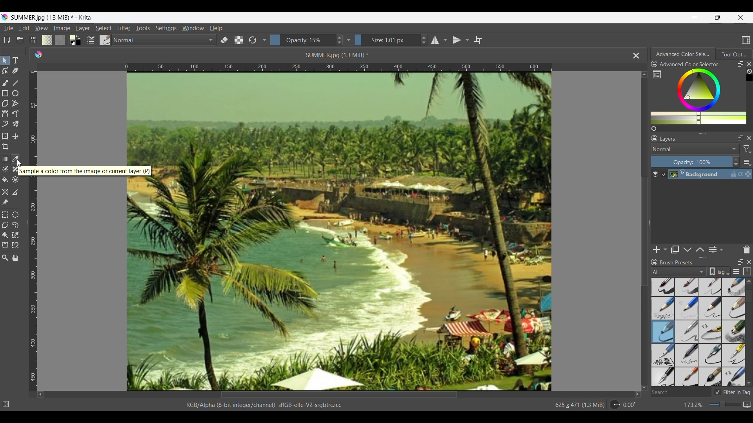 The height and width of the screenshot is (423, 753). I want to click on Foreground color, so click(70, 37).